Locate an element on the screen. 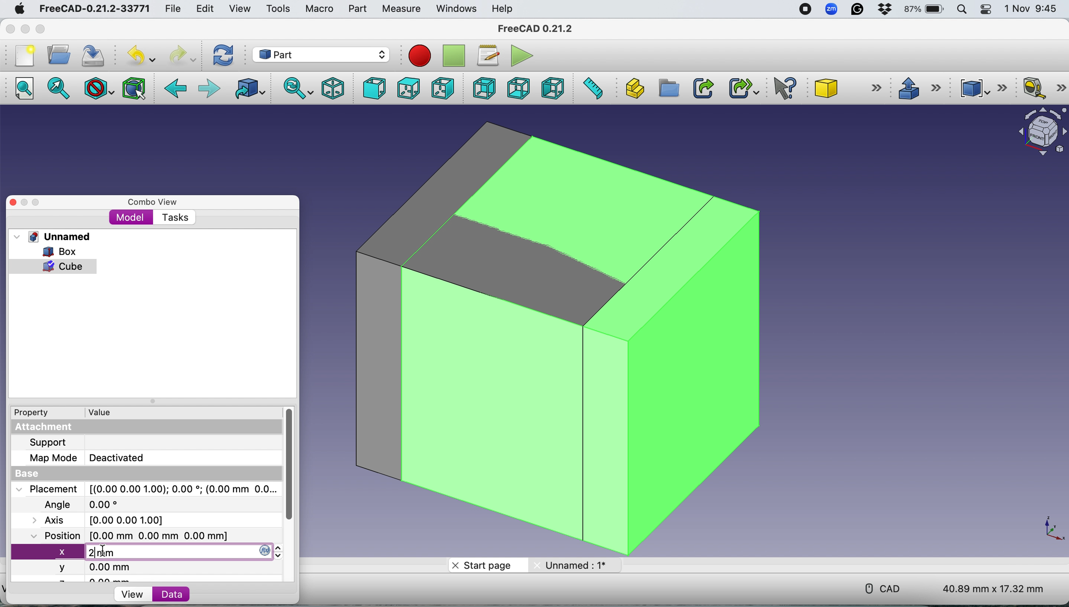 This screenshot has height=607, width=1069. Position [0.00 mm 0.00 mm 0.00 mm] is located at coordinates (127, 535).